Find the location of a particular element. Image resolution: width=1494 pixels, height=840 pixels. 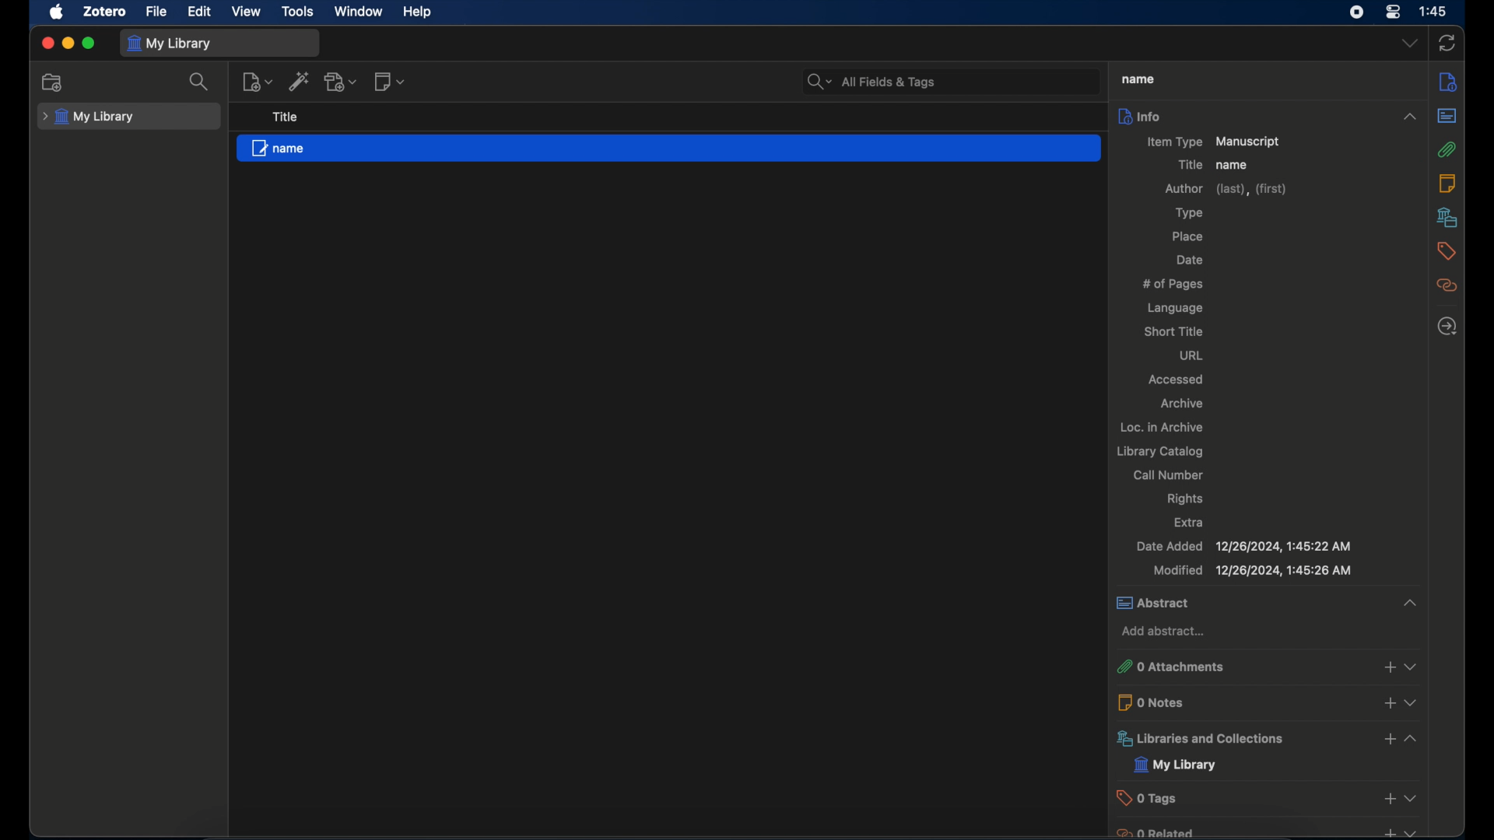

my library is located at coordinates (170, 43).